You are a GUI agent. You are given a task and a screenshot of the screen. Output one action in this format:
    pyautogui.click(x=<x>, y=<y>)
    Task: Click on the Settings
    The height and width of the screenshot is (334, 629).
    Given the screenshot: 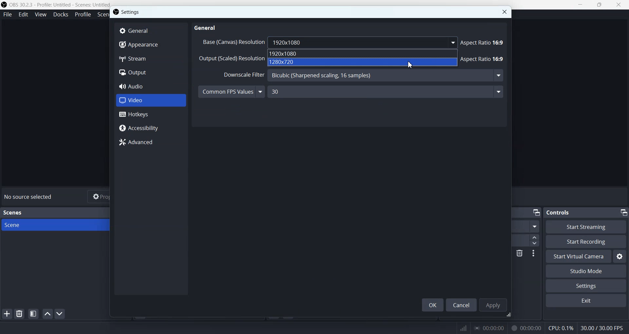 What is the action you would take?
    pyautogui.click(x=127, y=12)
    